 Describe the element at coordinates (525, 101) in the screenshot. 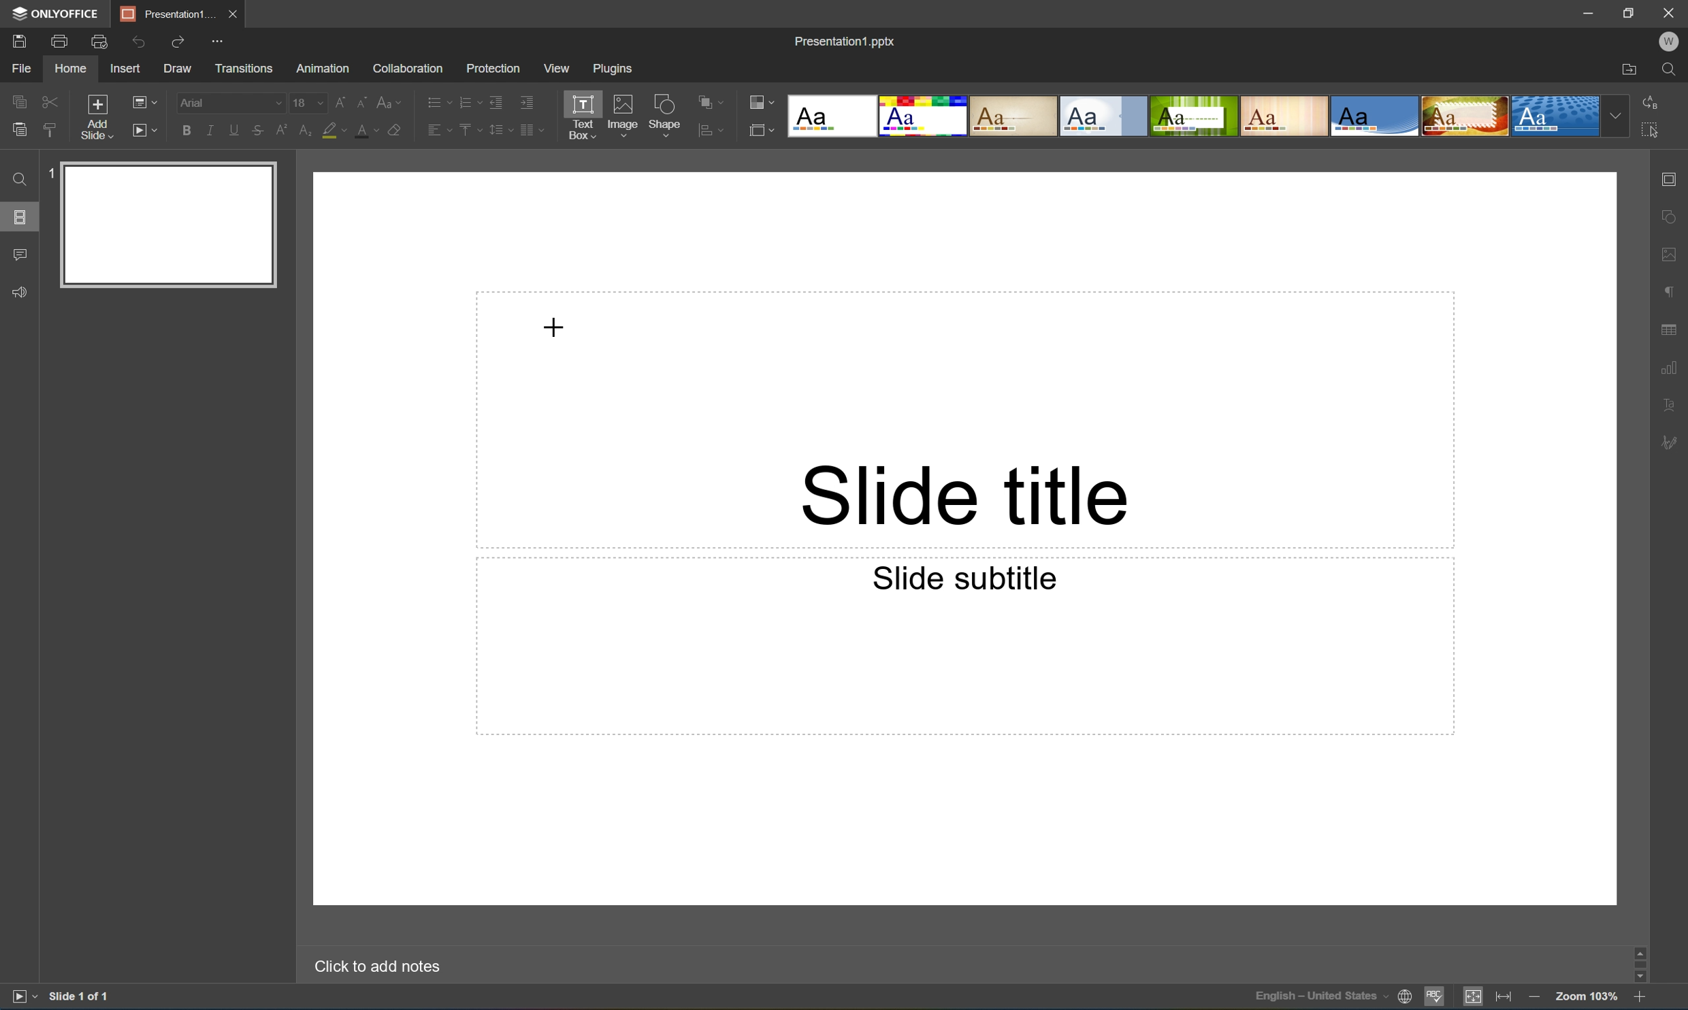

I see `Increase indent` at that location.